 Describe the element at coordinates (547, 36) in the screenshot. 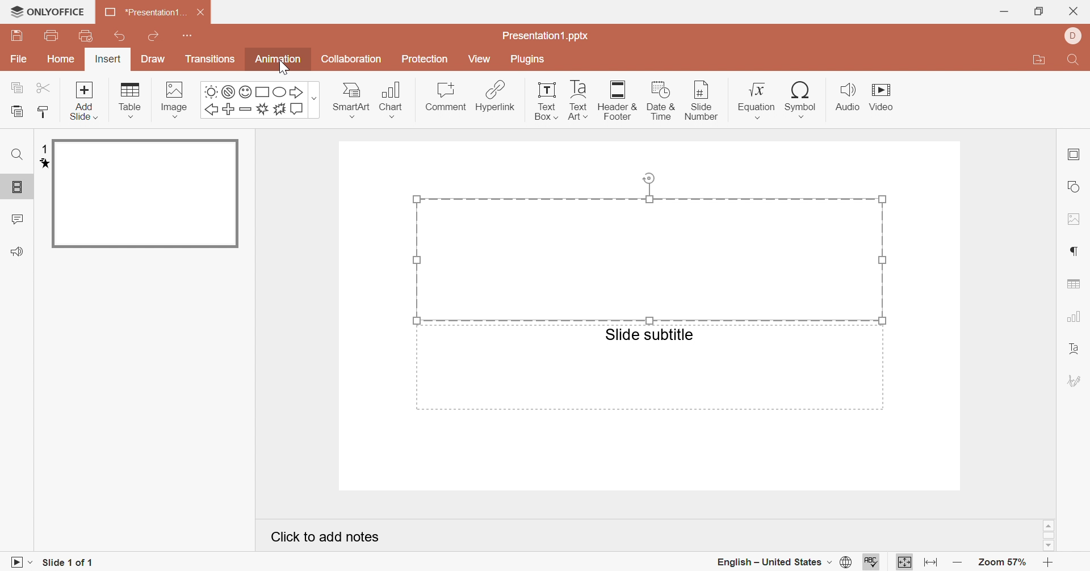

I see `presentation1.pptx` at that location.